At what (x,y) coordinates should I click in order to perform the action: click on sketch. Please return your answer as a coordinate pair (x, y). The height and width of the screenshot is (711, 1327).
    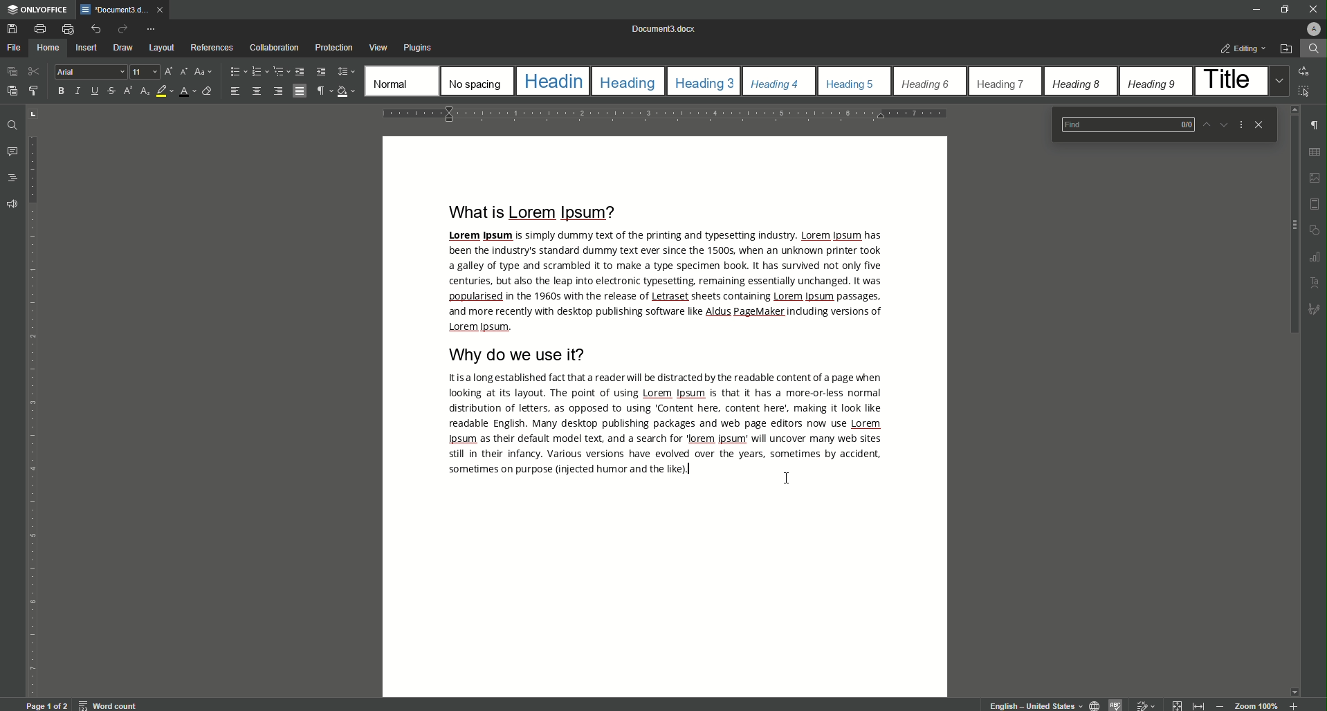
    Looking at the image, I should click on (1316, 309).